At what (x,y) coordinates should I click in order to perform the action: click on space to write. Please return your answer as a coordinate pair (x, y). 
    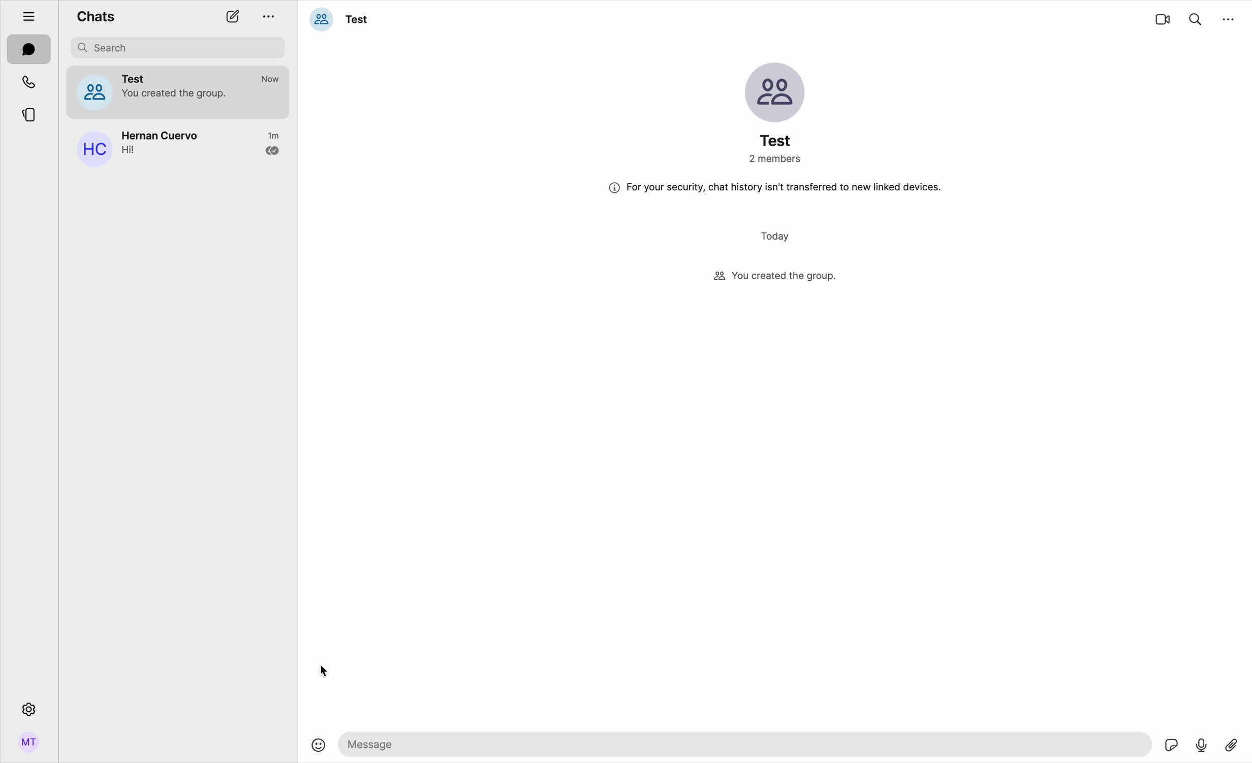
    Looking at the image, I should click on (747, 744).